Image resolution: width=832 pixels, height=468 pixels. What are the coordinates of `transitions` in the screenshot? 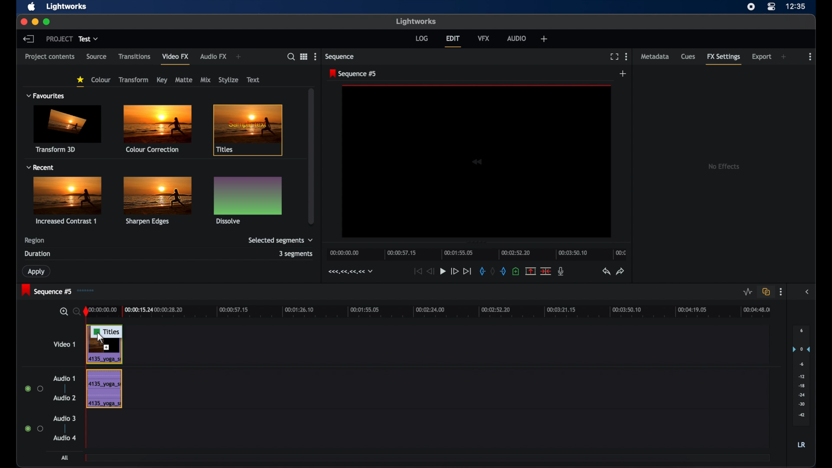 It's located at (135, 56).